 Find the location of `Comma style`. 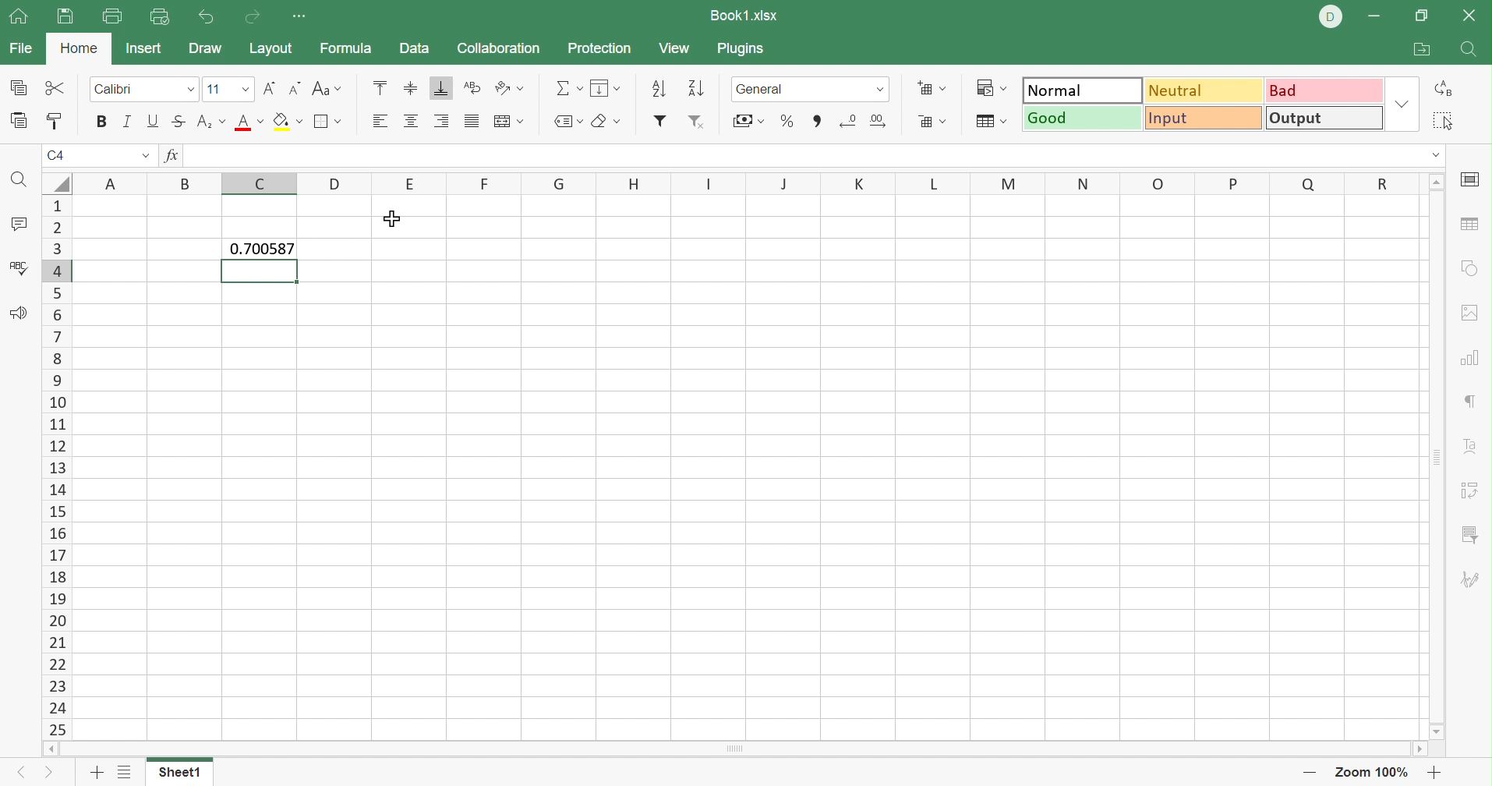

Comma style is located at coordinates (817, 122).